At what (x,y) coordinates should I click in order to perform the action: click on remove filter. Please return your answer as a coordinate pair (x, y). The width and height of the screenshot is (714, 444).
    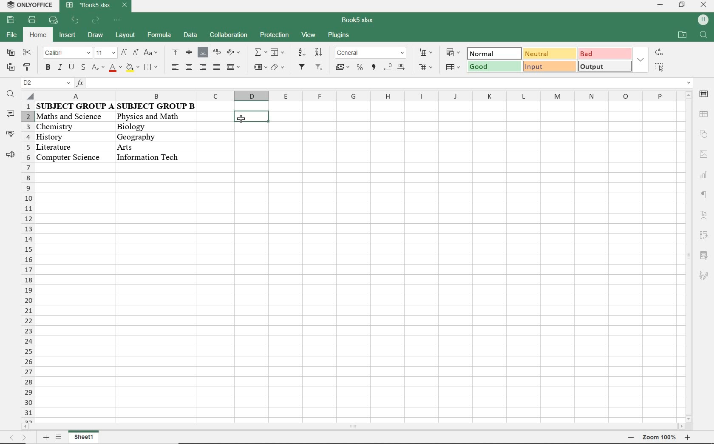
    Looking at the image, I should click on (319, 68).